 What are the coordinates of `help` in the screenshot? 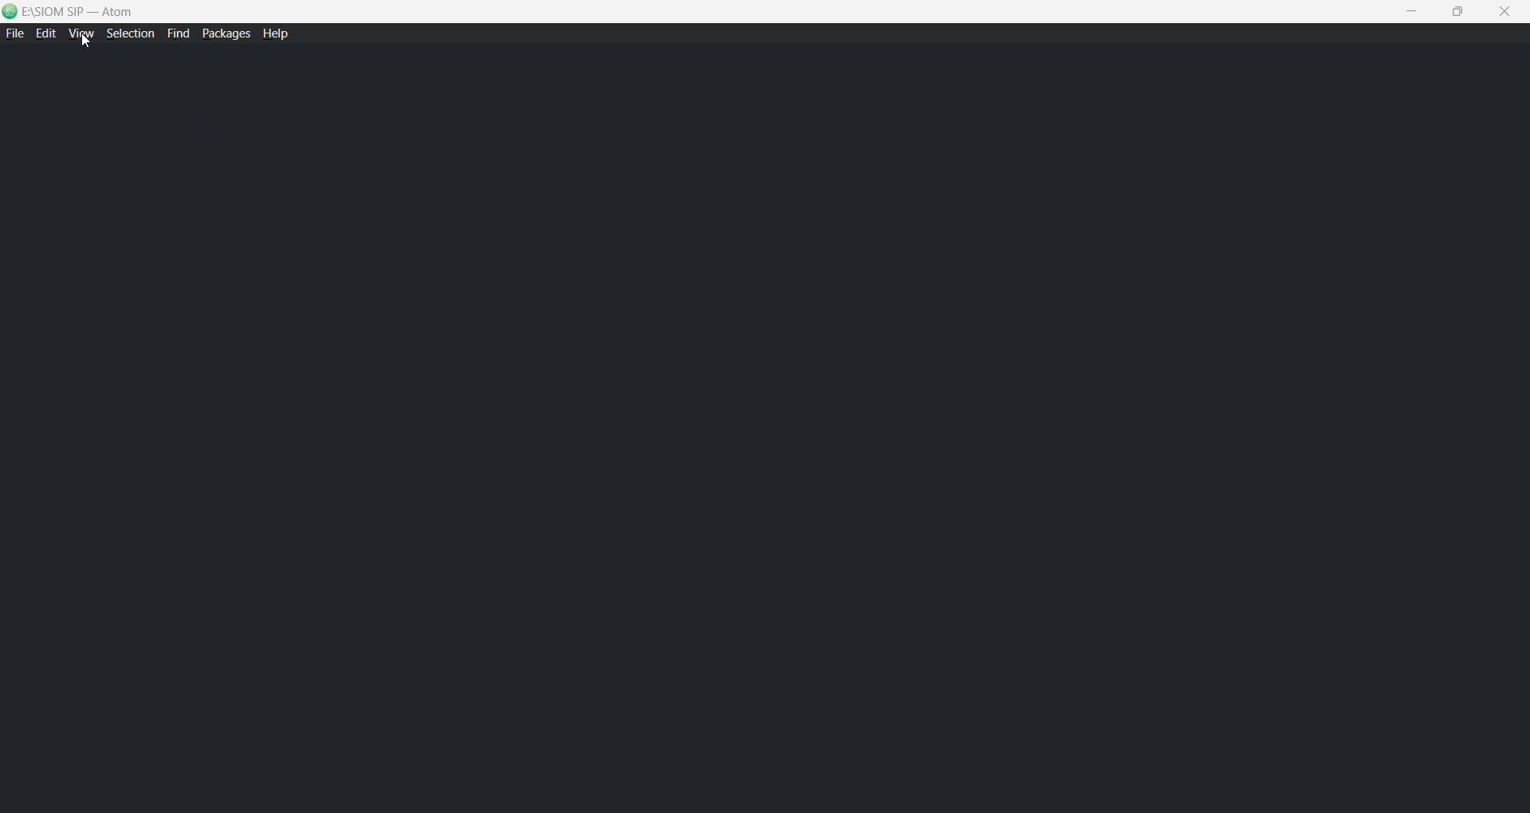 It's located at (280, 35).